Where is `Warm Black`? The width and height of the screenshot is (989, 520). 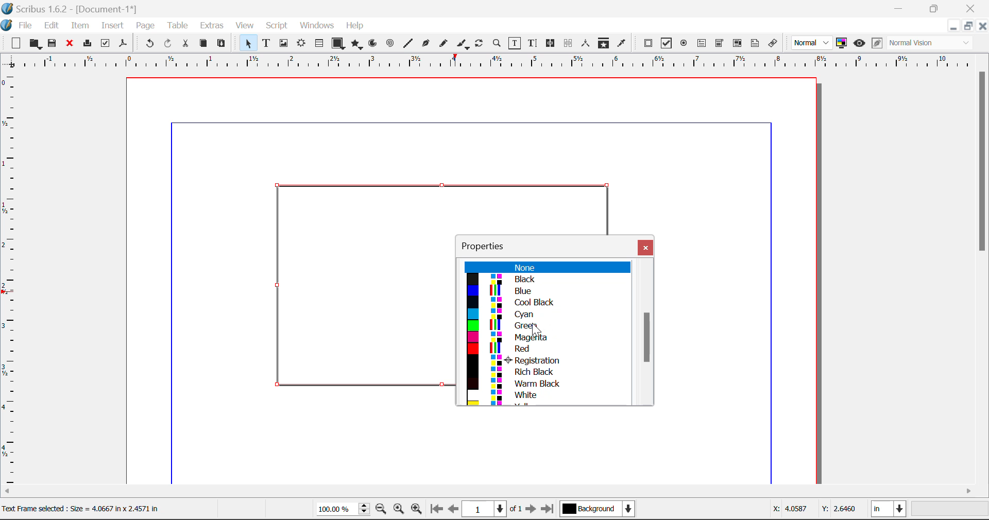
Warm Black is located at coordinates (544, 383).